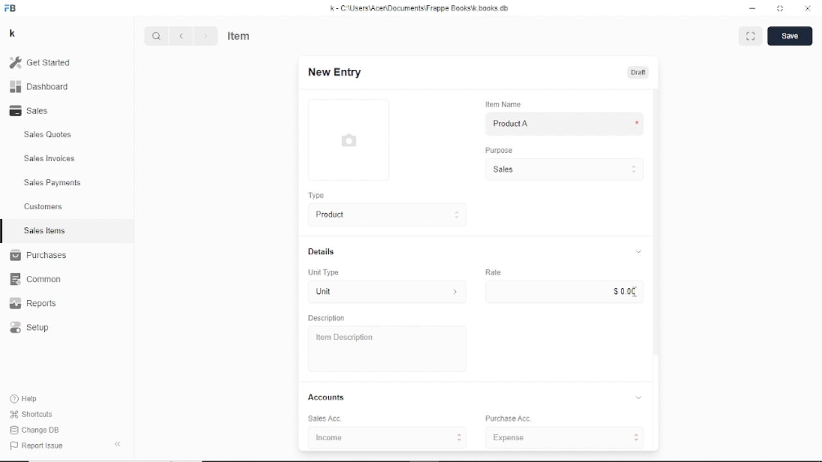 The image size is (822, 462). I want to click on Vertical scrollbar, so click(657, 221).